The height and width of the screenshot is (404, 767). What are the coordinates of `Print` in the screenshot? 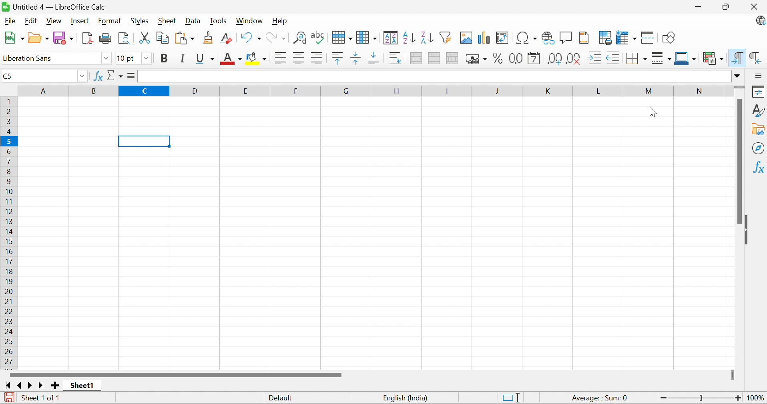 It's located at (106, 38).